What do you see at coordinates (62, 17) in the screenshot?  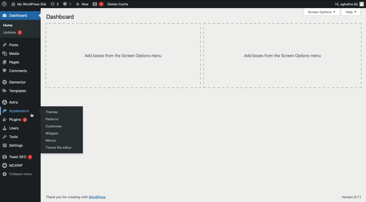 I see `Dashboard` at bounding box center [62, 17].